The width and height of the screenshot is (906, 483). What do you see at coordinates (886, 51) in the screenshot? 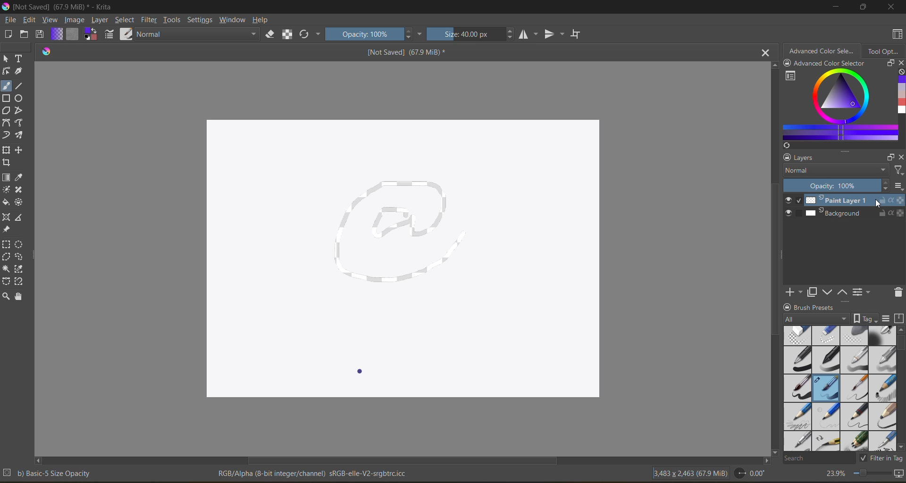
I see `tool options` at bounding box center [886, 51].